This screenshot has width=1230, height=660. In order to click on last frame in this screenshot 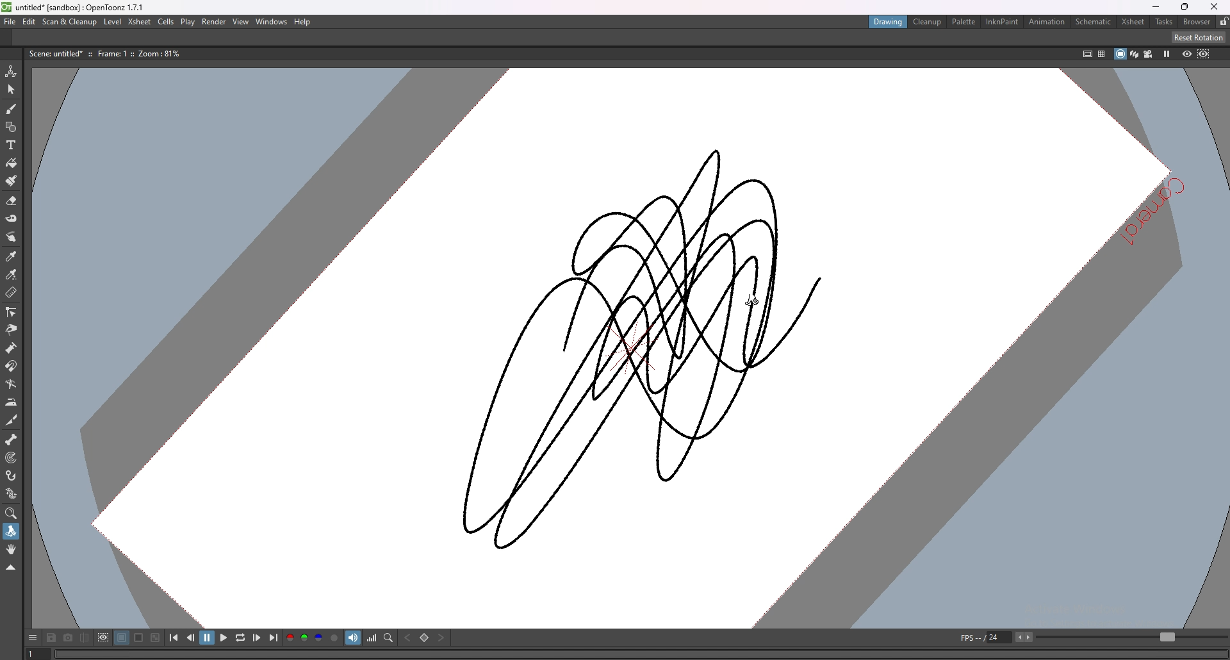, I will do `click(272, 638)`.